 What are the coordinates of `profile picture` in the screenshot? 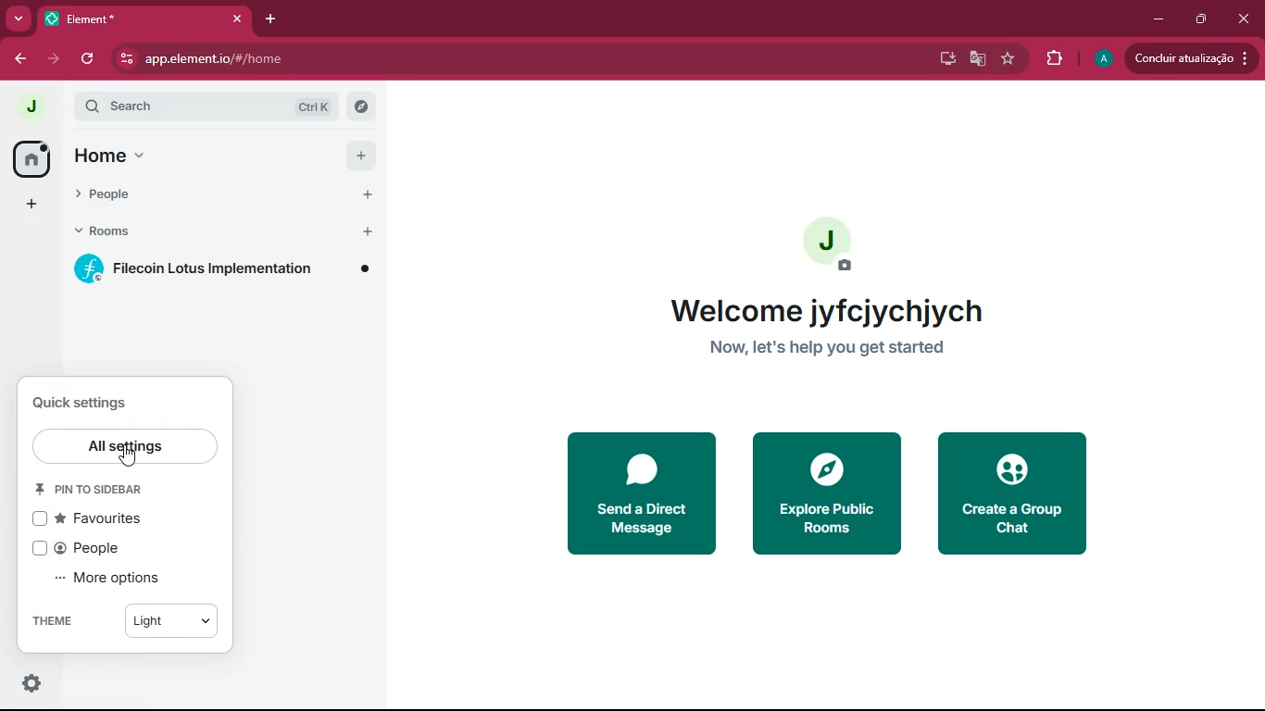 It's located at (31, 106).